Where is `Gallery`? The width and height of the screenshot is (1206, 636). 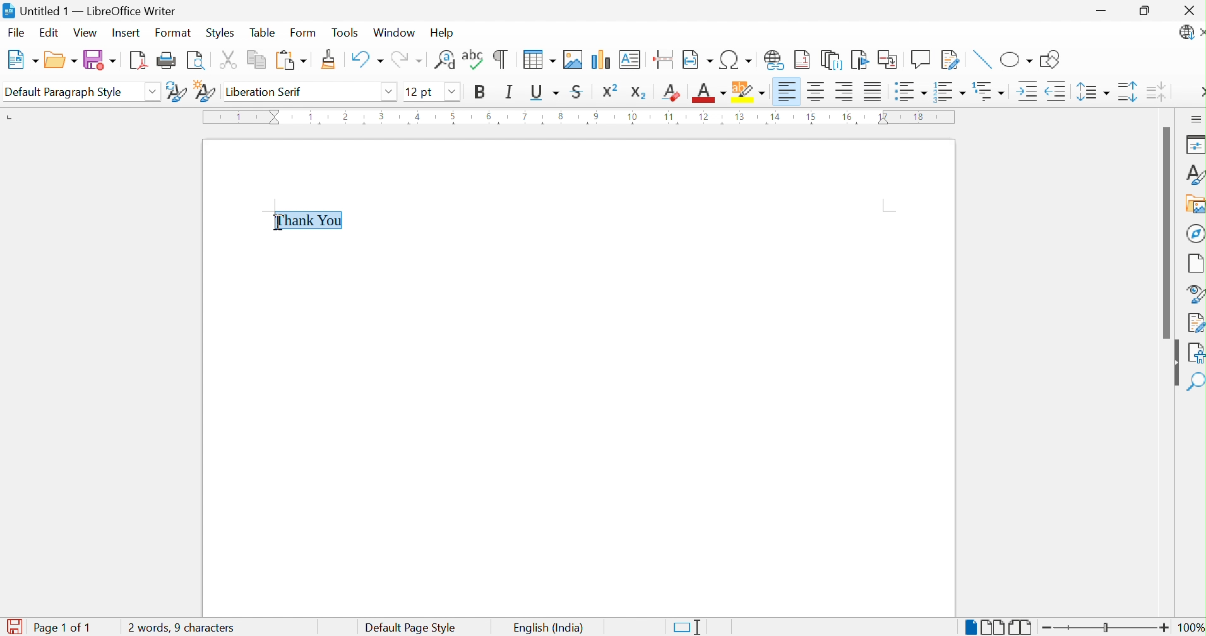 Gallery is located at coordinates (1193, 203).